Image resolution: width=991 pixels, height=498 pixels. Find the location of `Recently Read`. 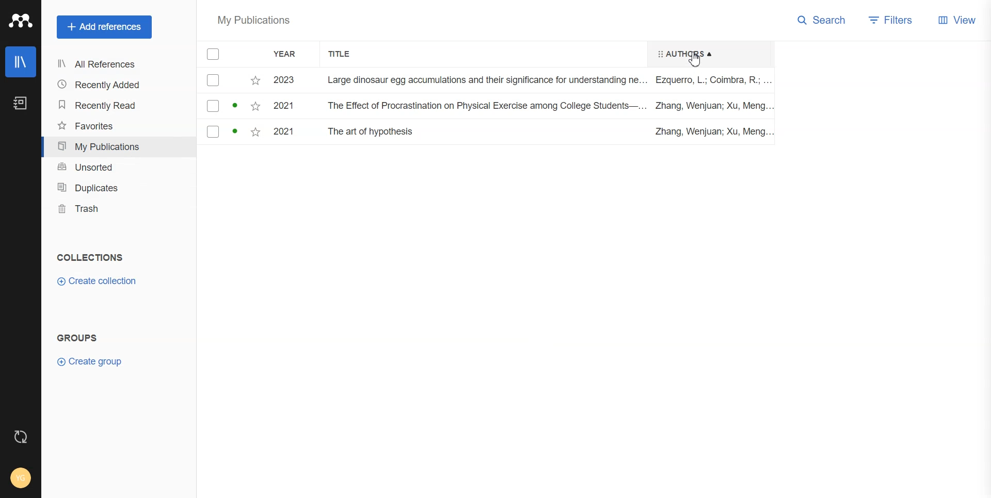

Recently Read is located at coordinates (114, 106).